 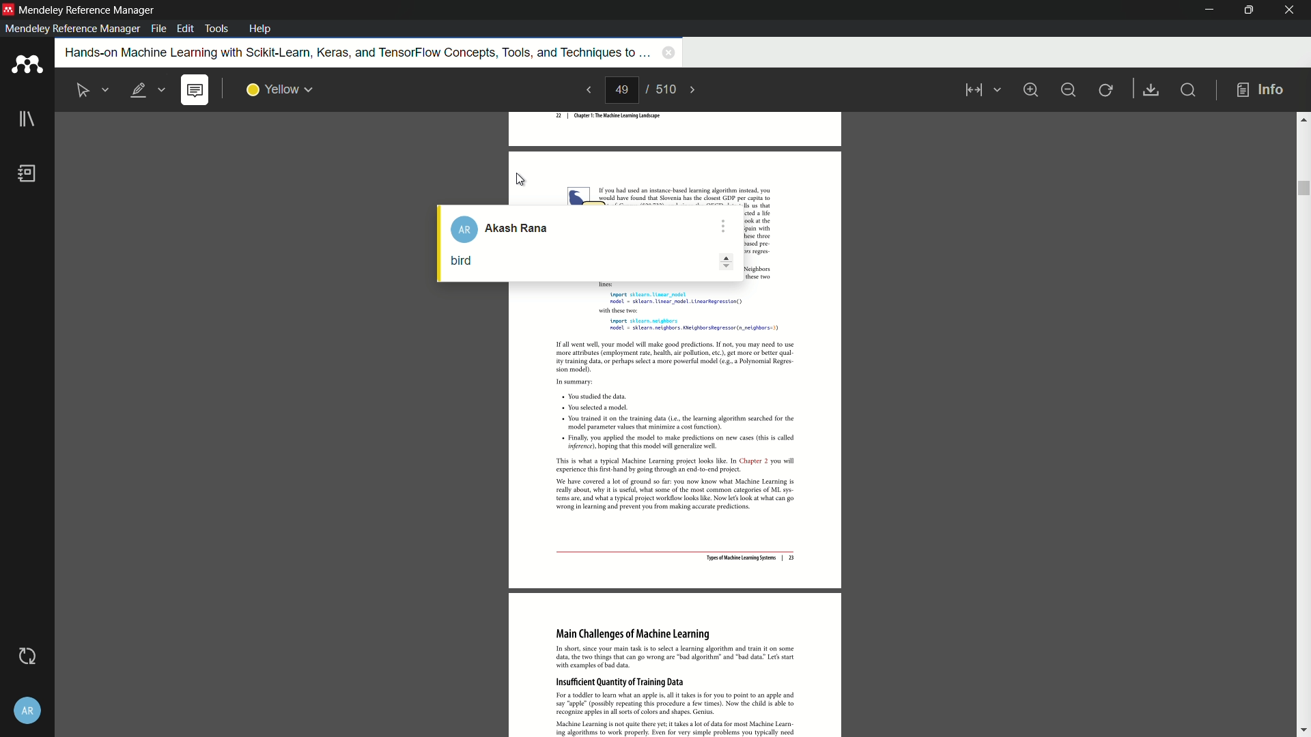 What do you see at coordinates (8, 10) in the screenshot?
I see `app icon` at bounding box center [8, 10].